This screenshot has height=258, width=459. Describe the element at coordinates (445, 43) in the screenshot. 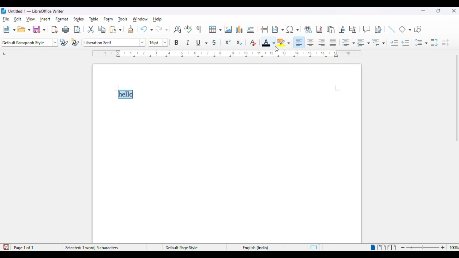

I see `decrease paragraph spacing` at that location.